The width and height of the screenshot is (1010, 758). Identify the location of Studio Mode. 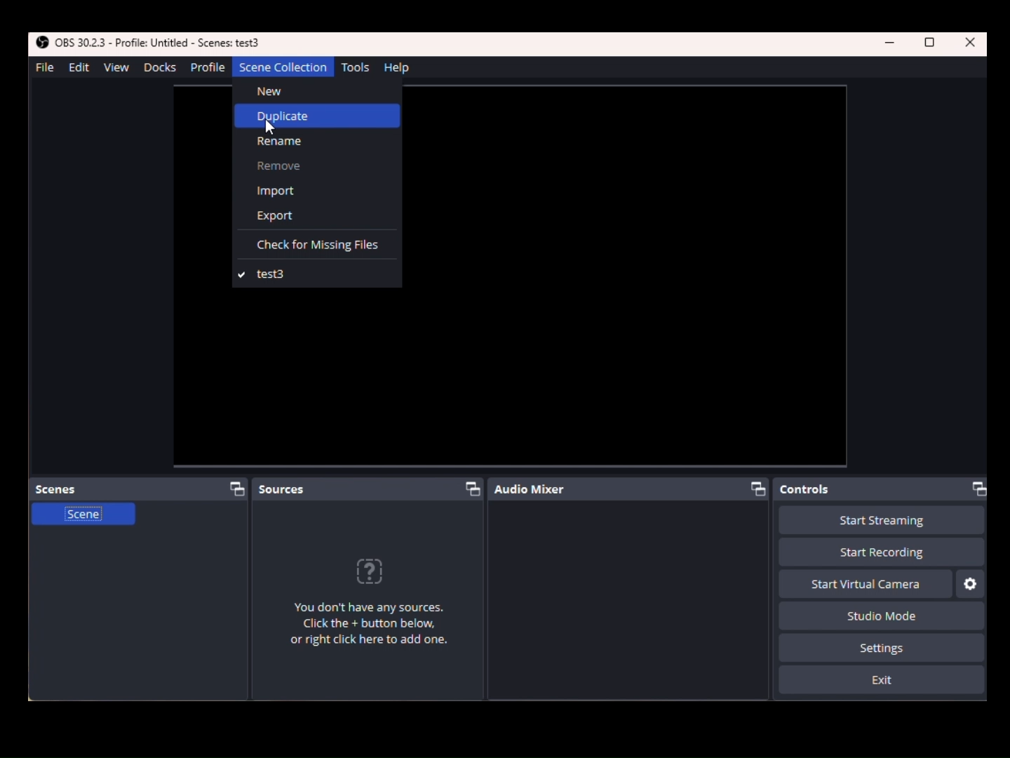
(877, 615).